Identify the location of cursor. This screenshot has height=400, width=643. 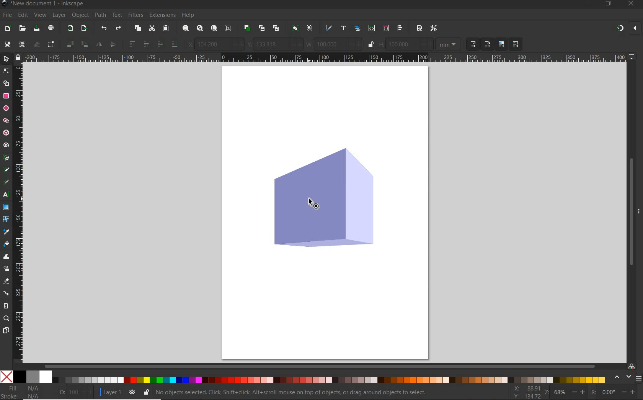
(310, 204).